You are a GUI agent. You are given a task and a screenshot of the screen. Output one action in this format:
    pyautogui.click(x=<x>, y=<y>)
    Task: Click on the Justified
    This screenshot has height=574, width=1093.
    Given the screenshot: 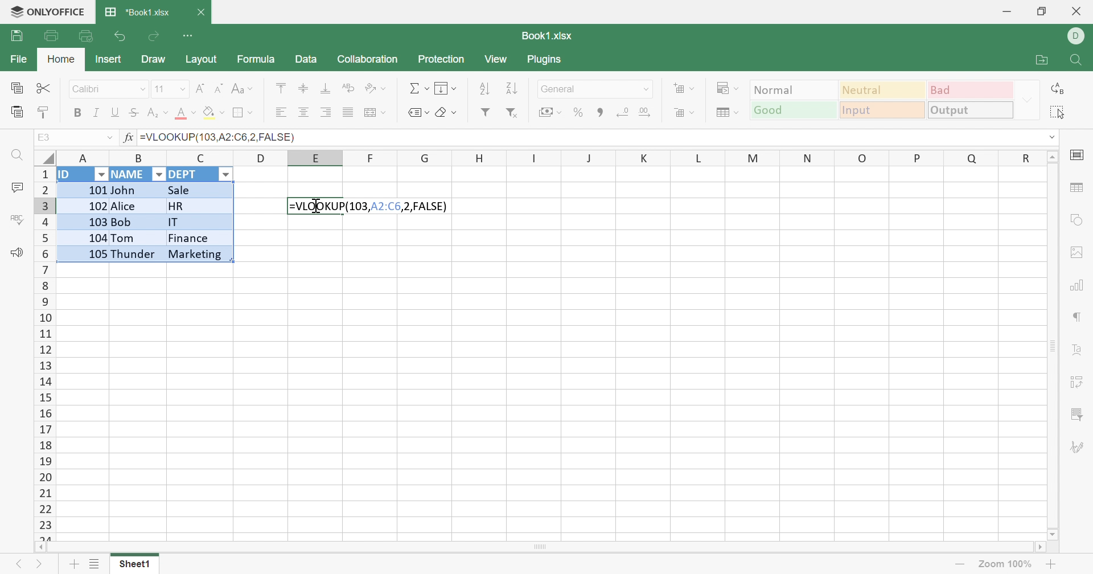 What is the action you would take?
    pyautogui.click(x=349, y=112)
    